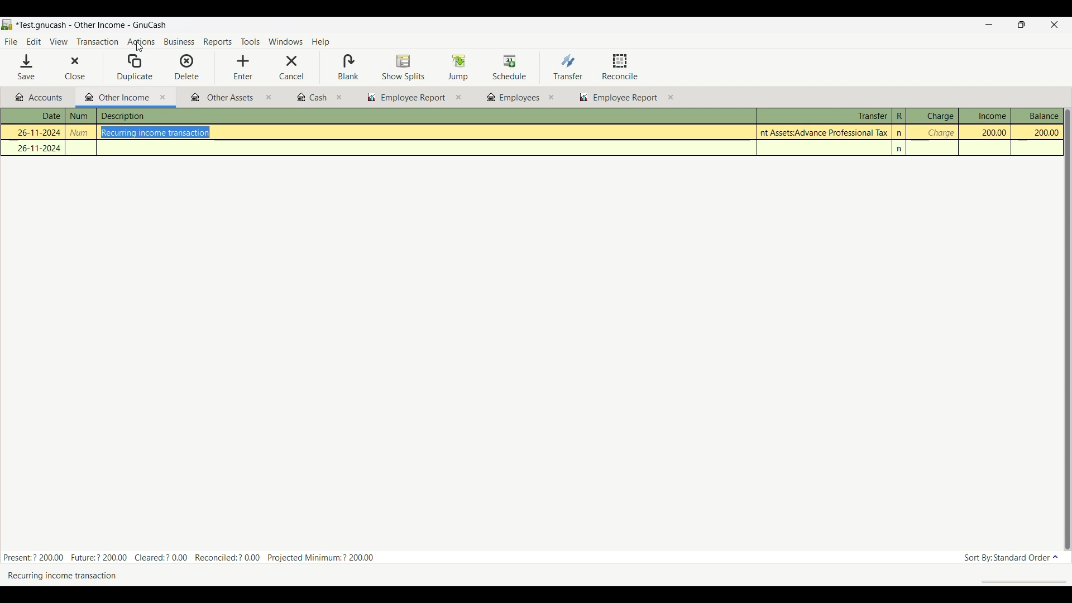  Describe the element at coordinates (187, 66) in the screenshot. I see `Delete` at that location.